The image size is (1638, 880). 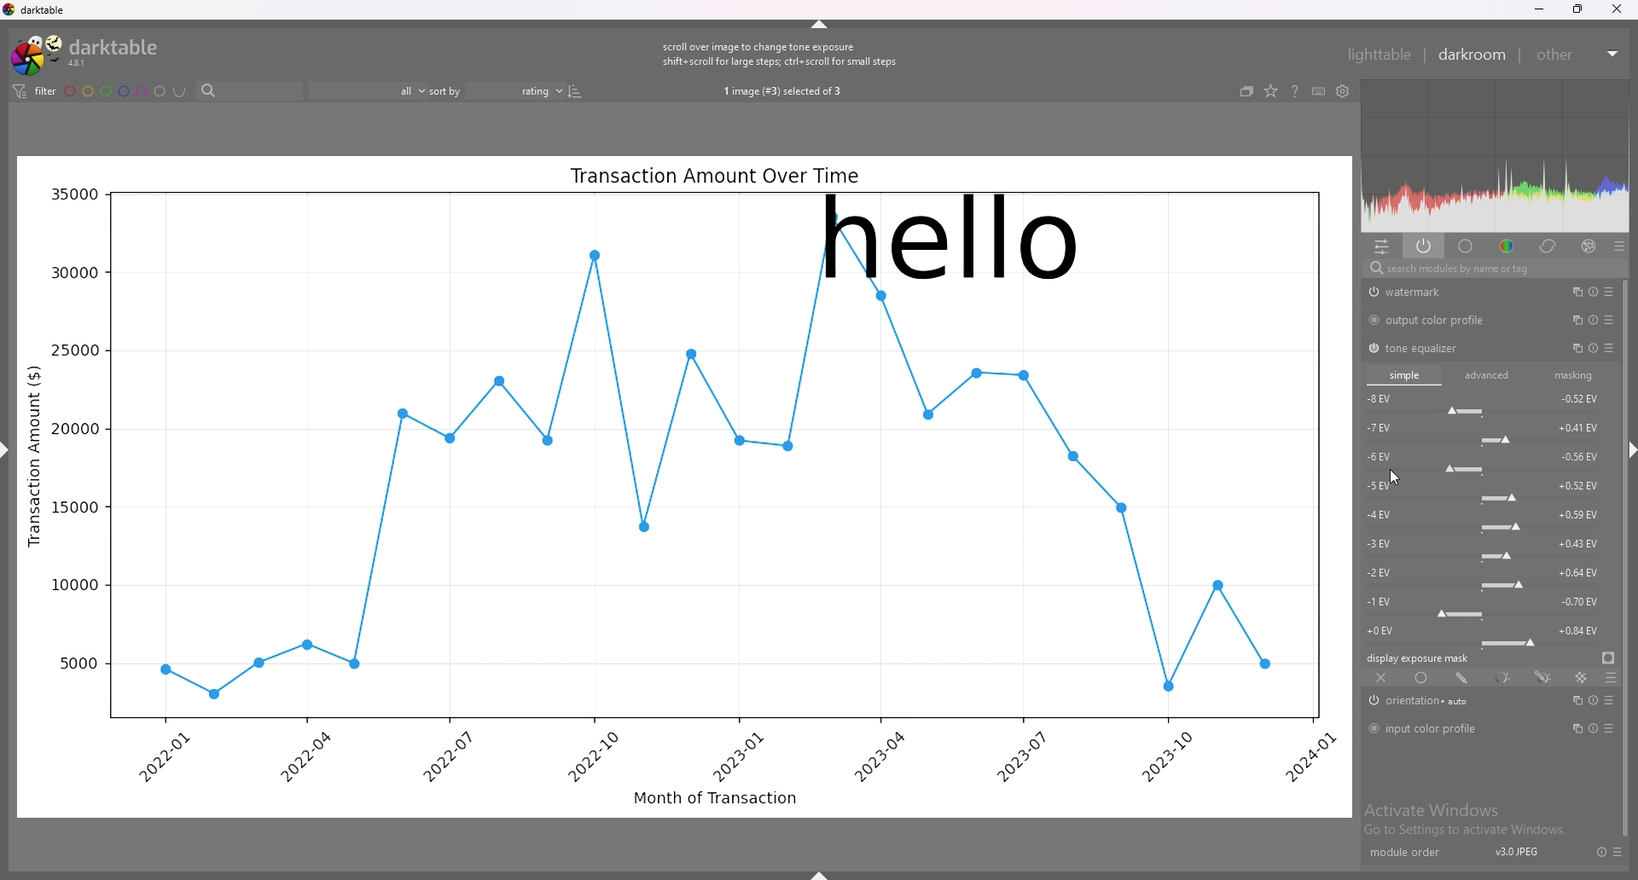 I want to click on resize, so click(x=1576, y=9).